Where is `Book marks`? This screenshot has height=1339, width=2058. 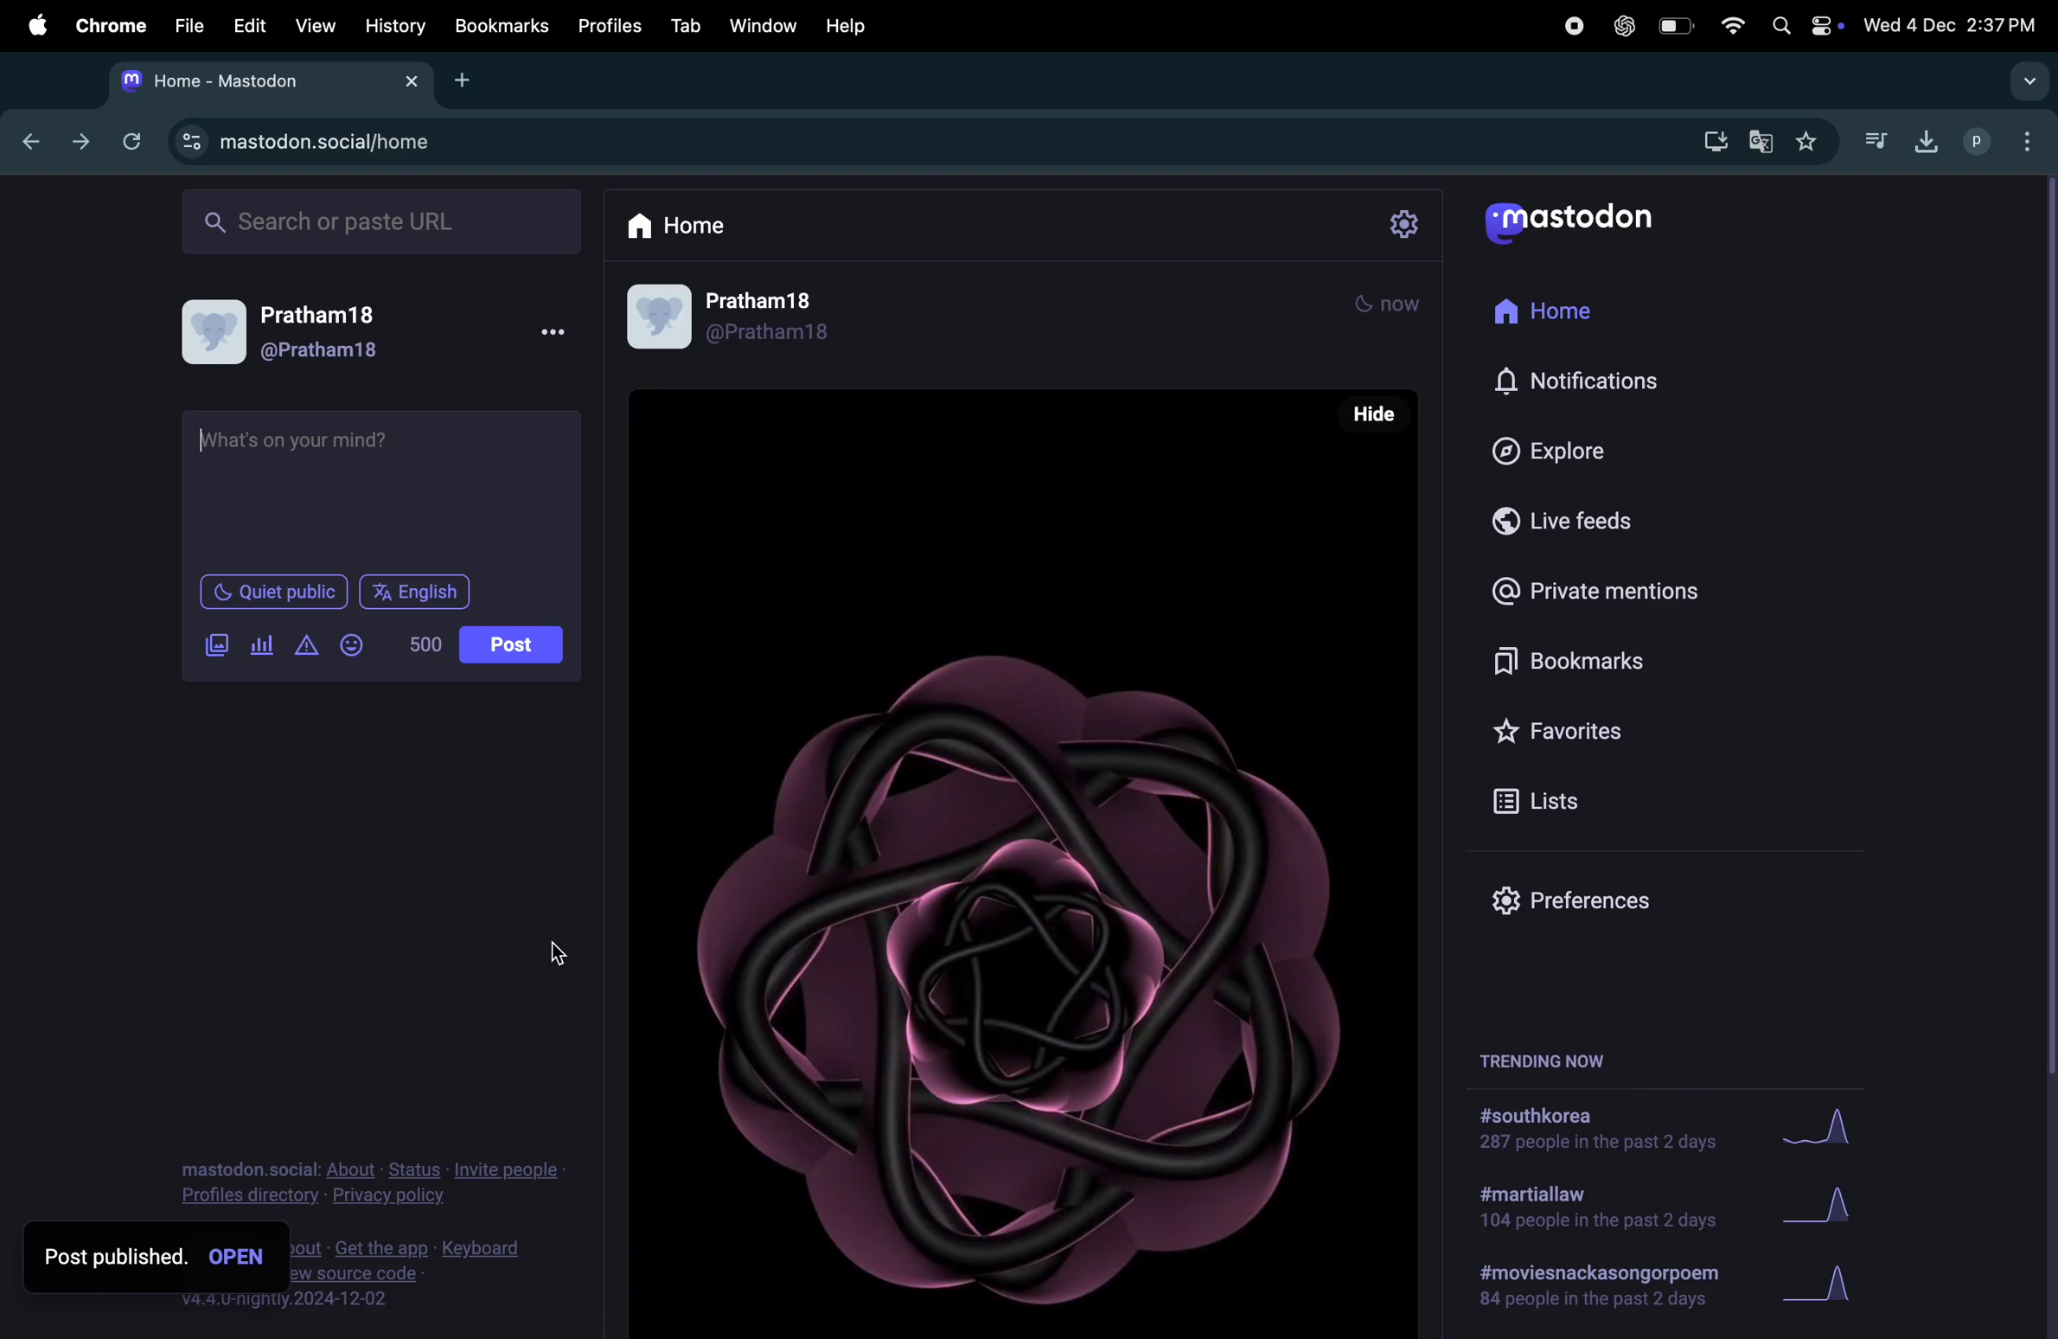 Book marks is located at coordinates (1558, 664).